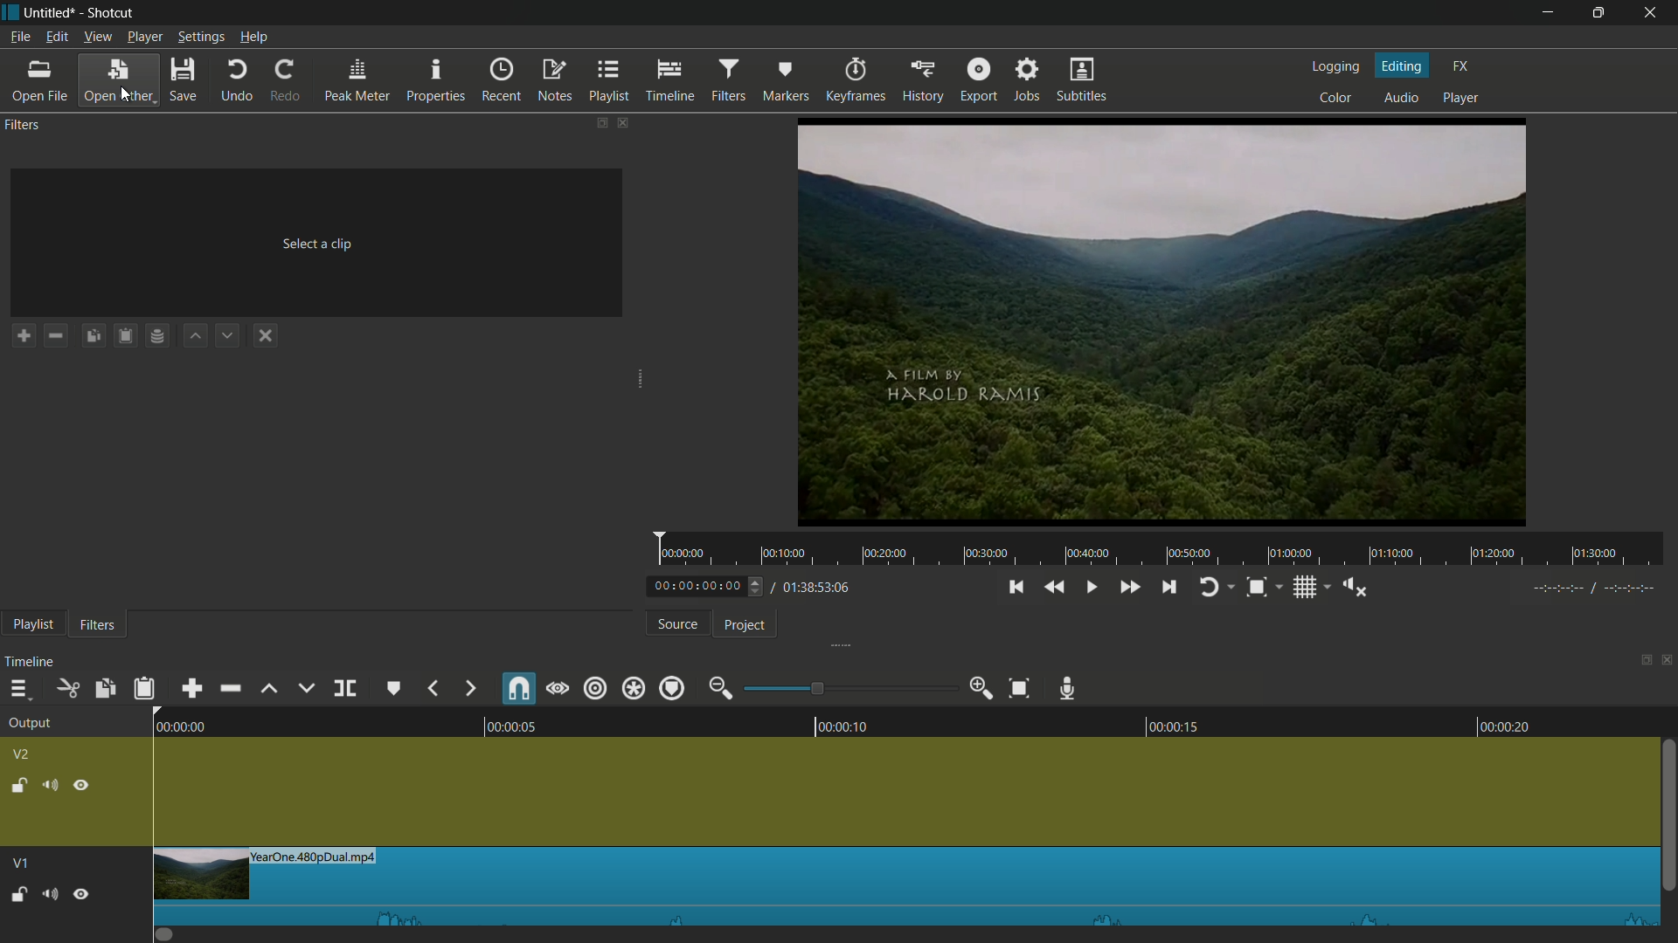 The width and height of the screenshot is (1678, 943). What do you see at coordinates (266, 335) in the screenshot?
I see `deselect the filter` at bounding box center [266, 335].